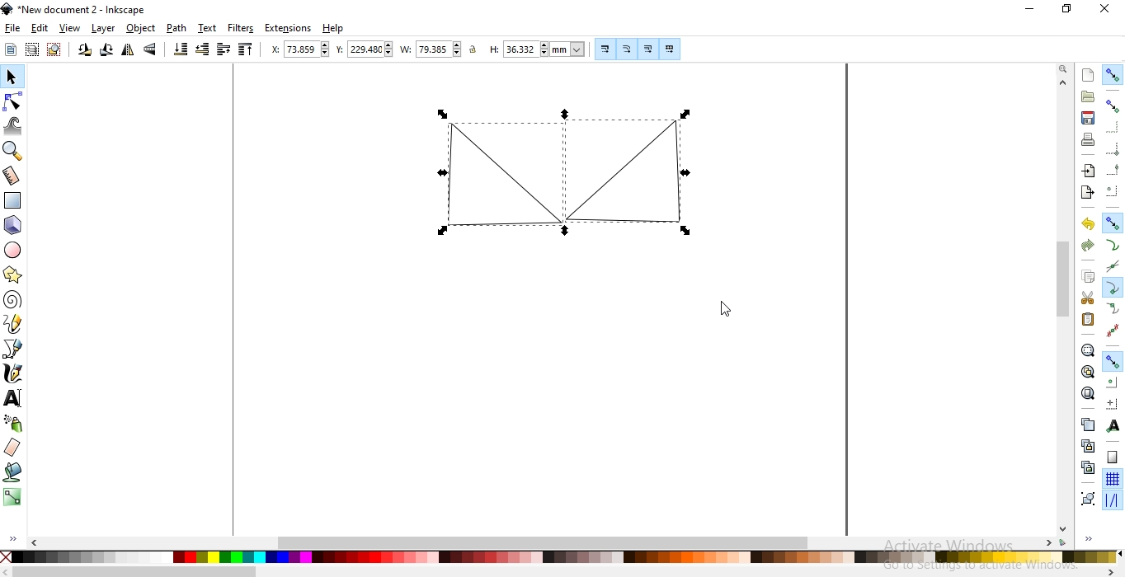  What do you see at coordinates (31, 51) in the screenshot?
I see `select all objects in al visible and unlocked layers` at bounding box center [31, 51].